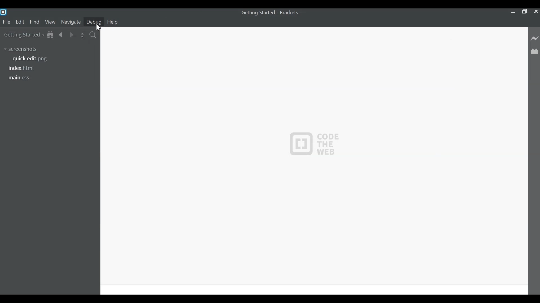 The width and height of the screenshot is (540, 303). I want to click on Navigate Forward, so click(72, 35).